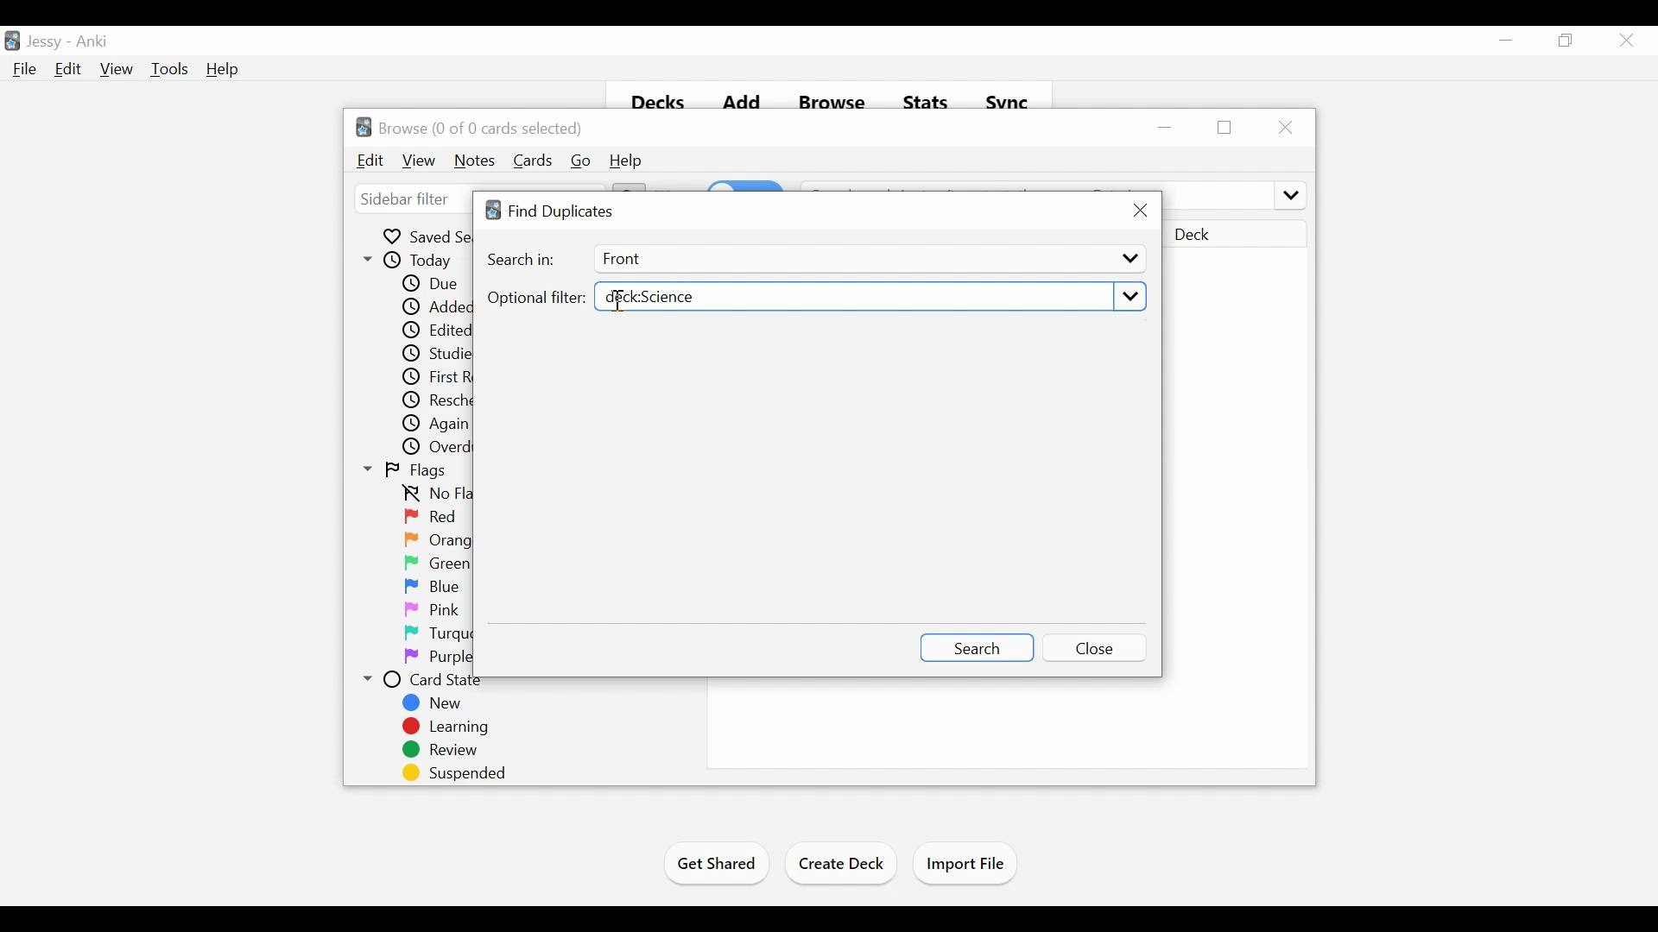 This screenshot has height=932, width=1658. I want to click on Browse, so click(831, 98).